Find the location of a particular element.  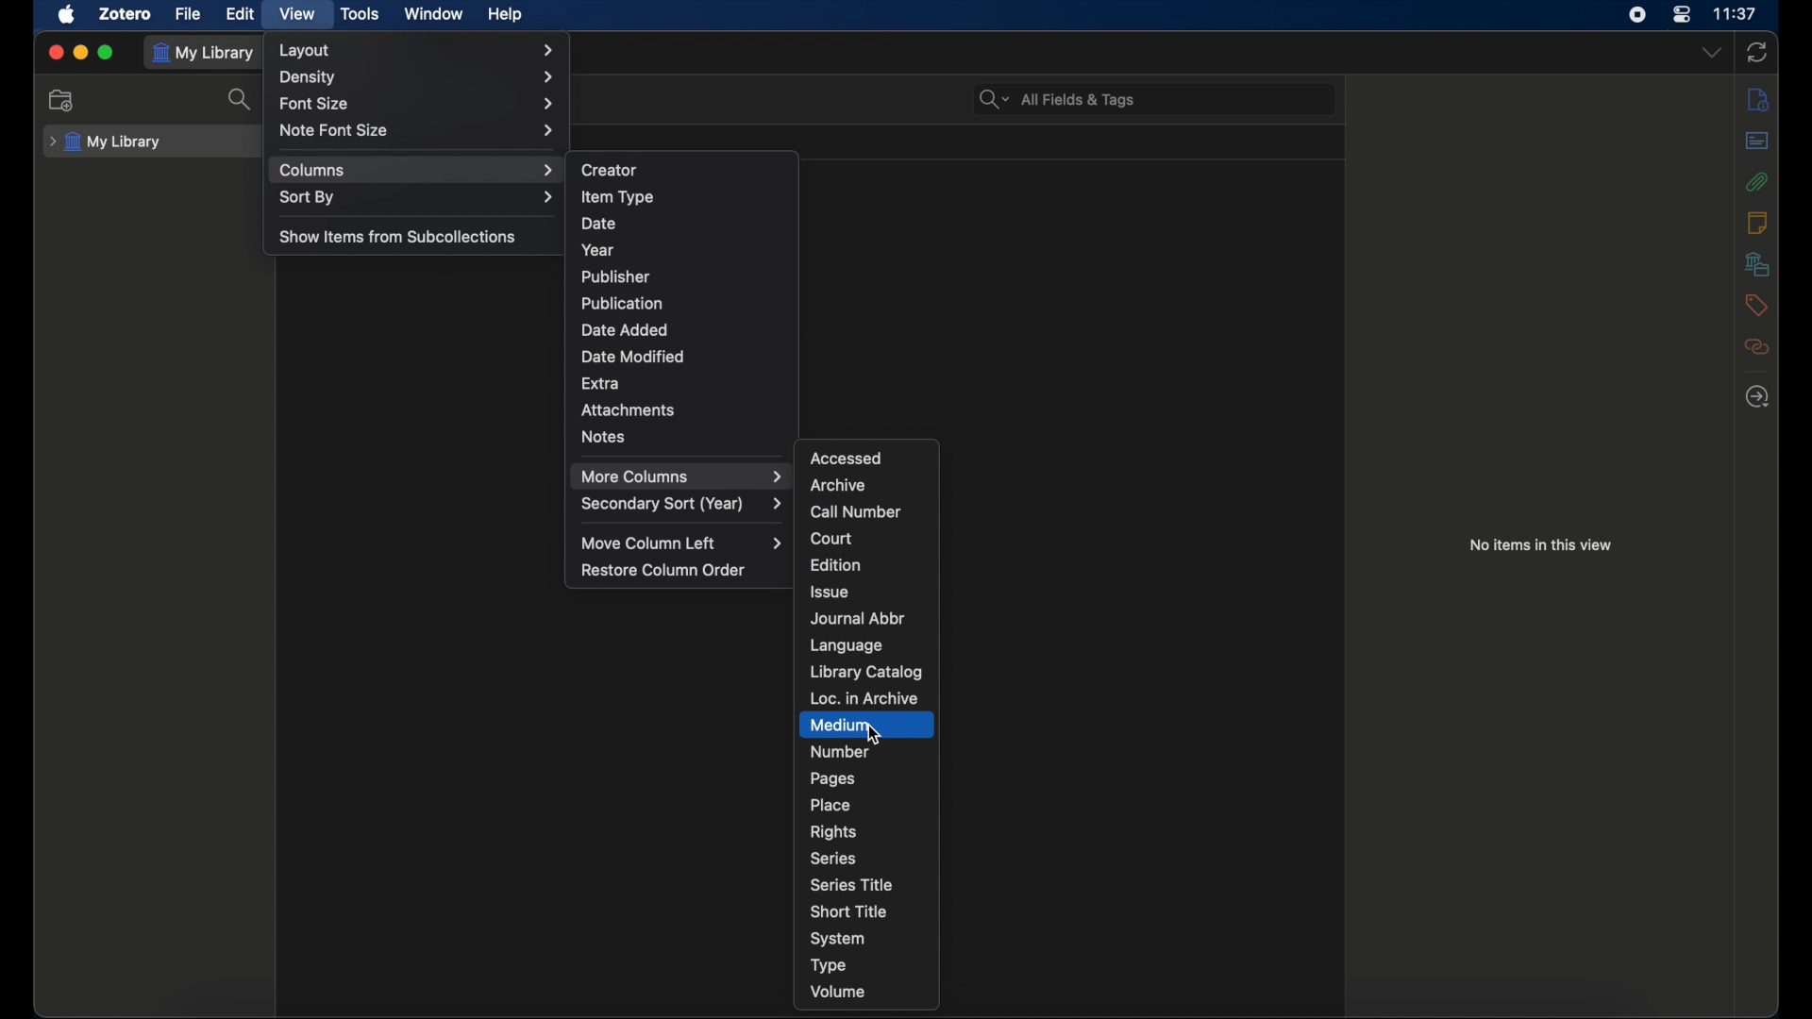

call number is located at coordinates (856, 512).